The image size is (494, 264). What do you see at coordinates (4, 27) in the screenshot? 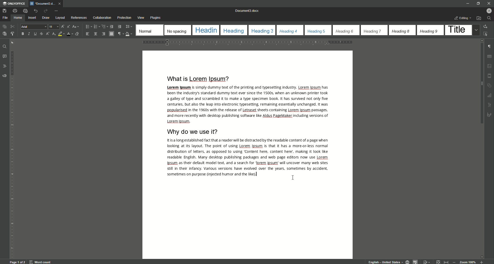
I see `Copy` at bounding box center [4, 27].